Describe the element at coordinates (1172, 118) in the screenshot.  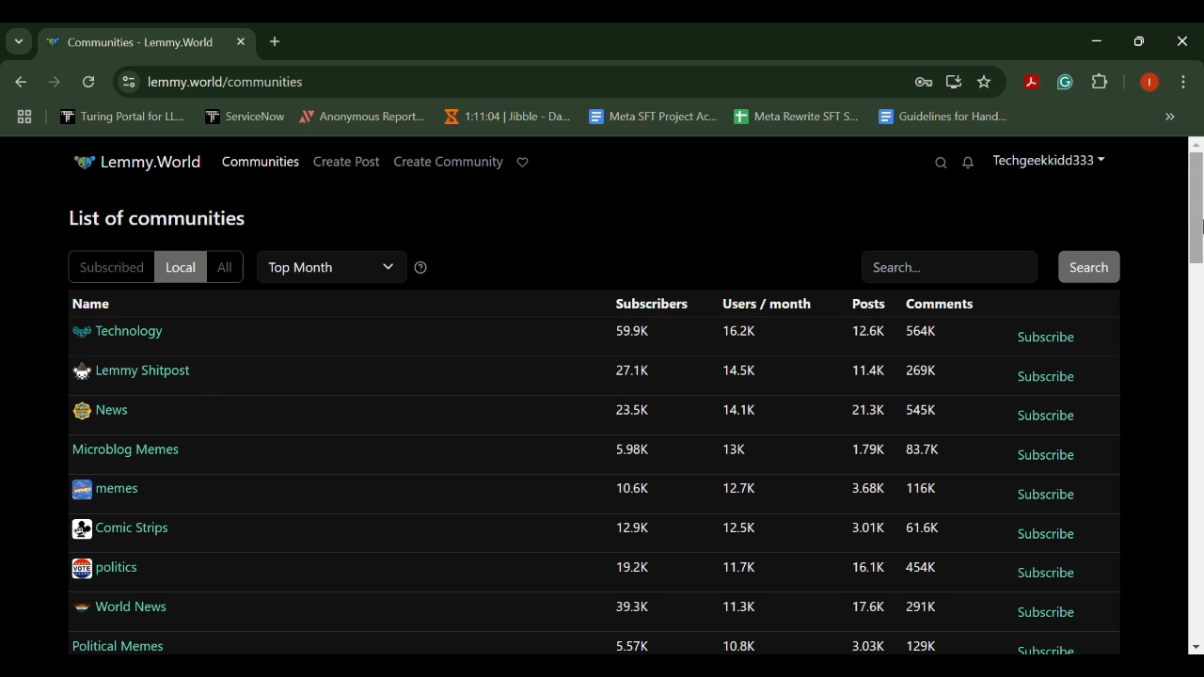
I see `Hidden bookmarks` at that location.